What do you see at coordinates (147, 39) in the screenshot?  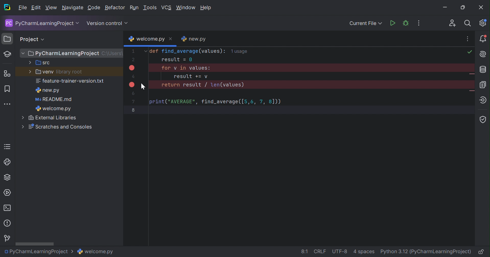 I see `welcome.py` at bounding box center [147, 39].